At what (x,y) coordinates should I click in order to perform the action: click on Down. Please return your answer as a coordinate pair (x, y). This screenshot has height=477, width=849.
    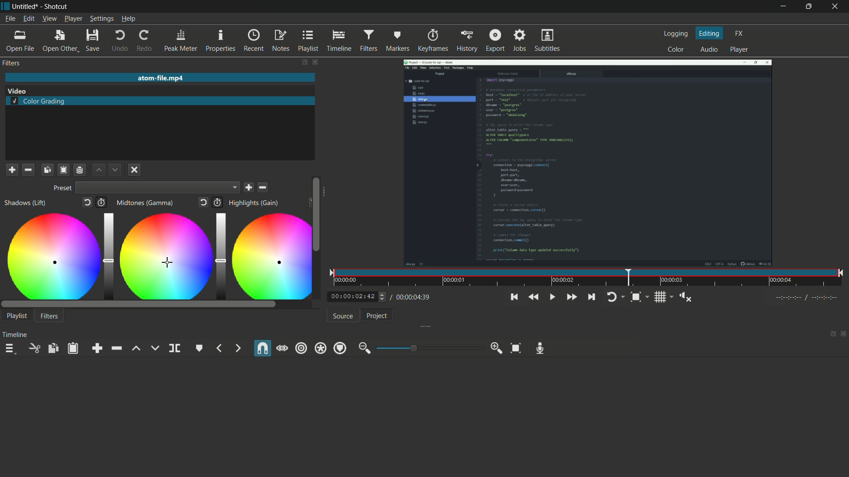
    Looking at the image, I should click on (114, 169).